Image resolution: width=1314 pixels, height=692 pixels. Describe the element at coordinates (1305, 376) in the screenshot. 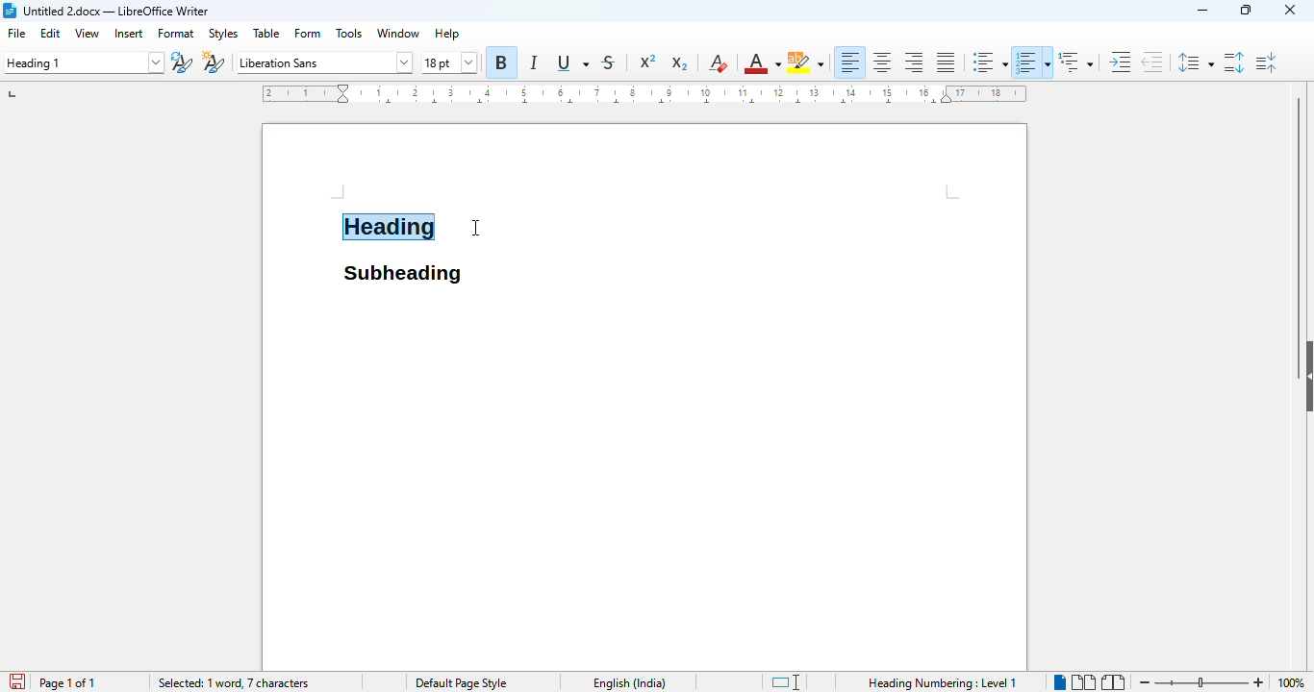

I see `show` at that location.